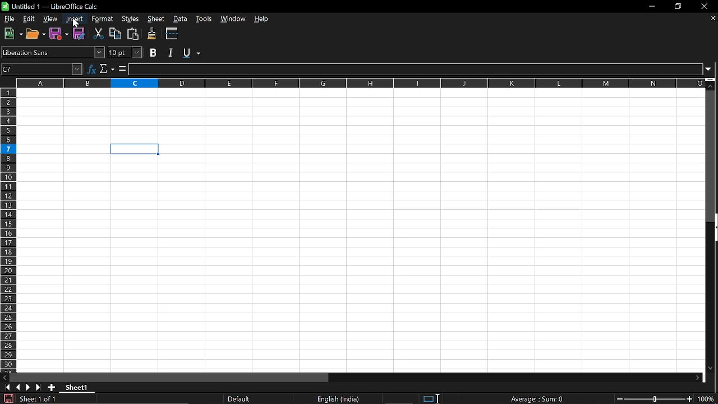 Image resolution: width=718 pixels, height=404 pixels. Describe the element at coordinates (80, 34) in the screenshot. I see `Save as` at that location.